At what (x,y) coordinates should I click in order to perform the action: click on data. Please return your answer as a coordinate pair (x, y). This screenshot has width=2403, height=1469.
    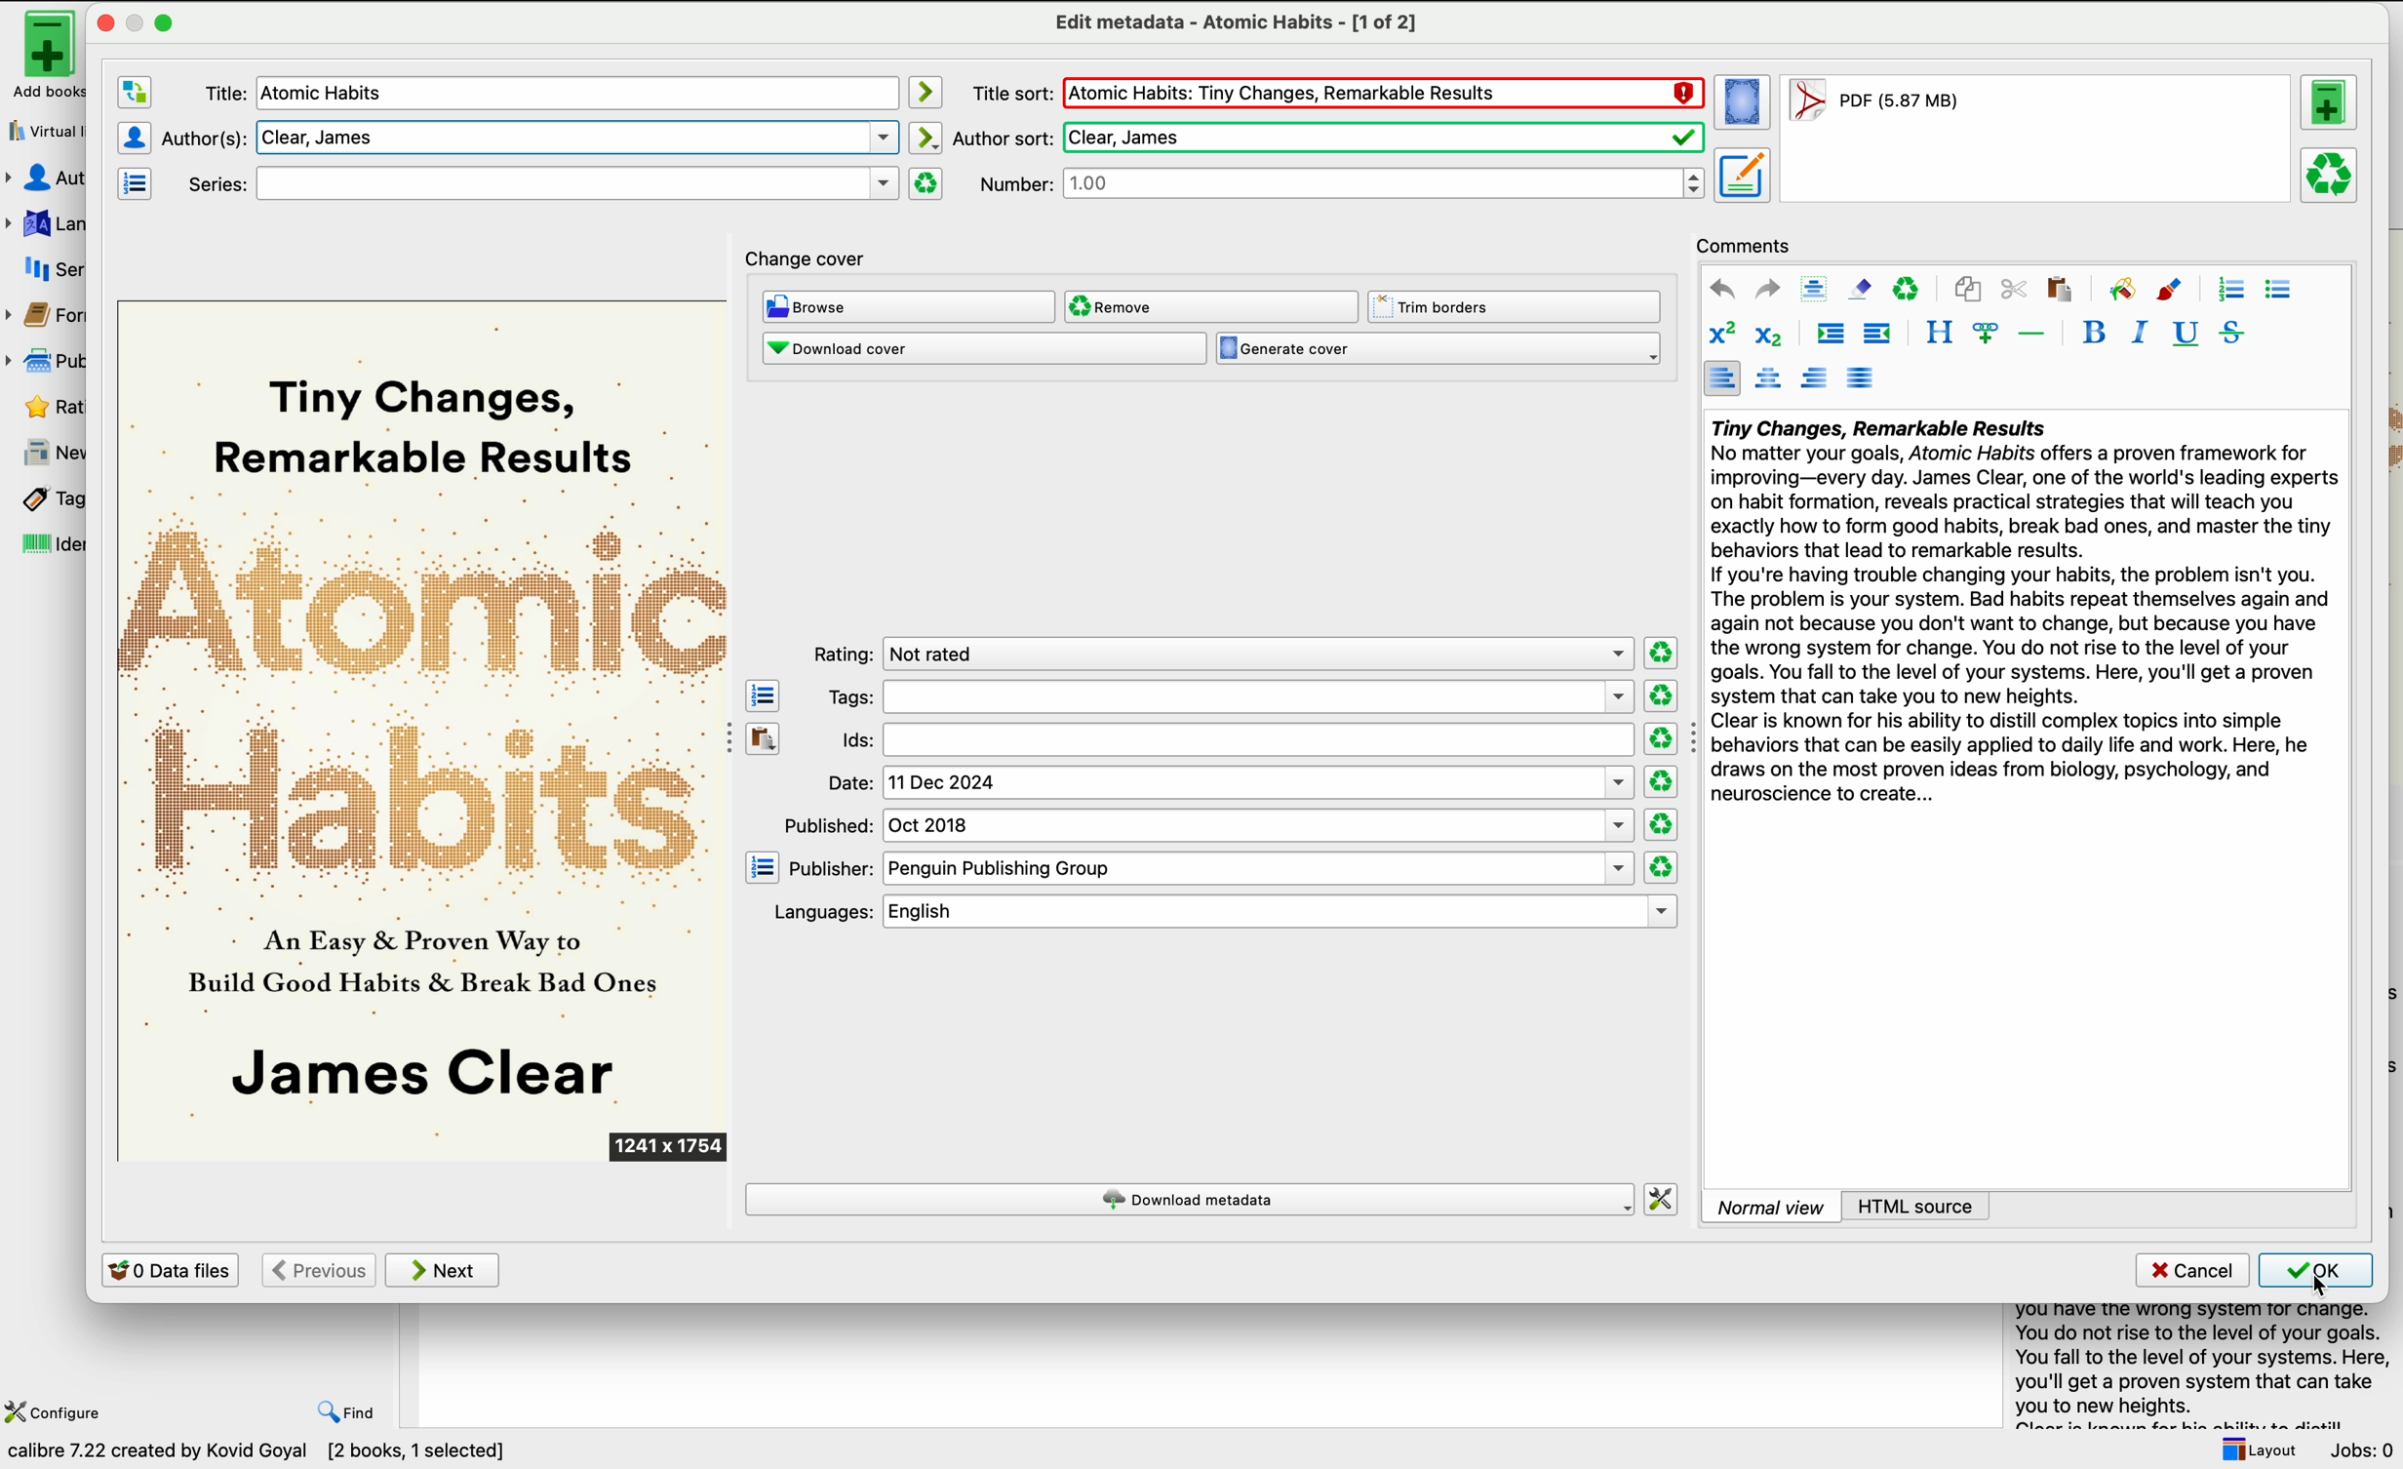
    Looking at the image, I should click on (264, 1454).